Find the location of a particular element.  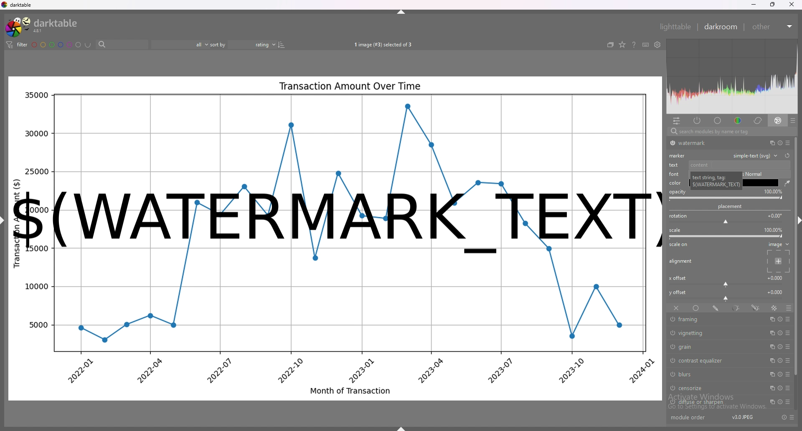

multiple instances action is located at coordinates (771, 374).